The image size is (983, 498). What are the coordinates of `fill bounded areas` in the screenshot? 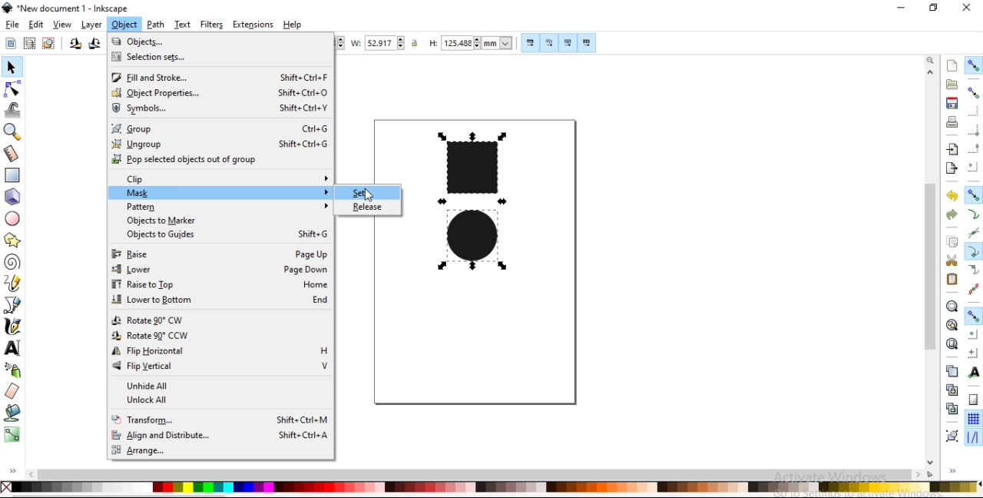 It's located at (13, 413).